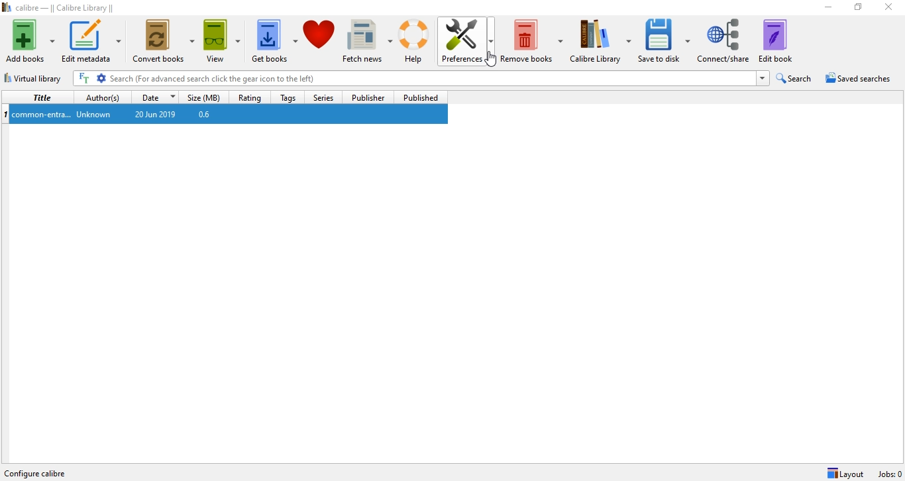 The width and height of the screenshot is (905, 481). What do you see at coordinates (29, 41) in the screenshot?
I see `Add books` at bounding box center [29, 41].